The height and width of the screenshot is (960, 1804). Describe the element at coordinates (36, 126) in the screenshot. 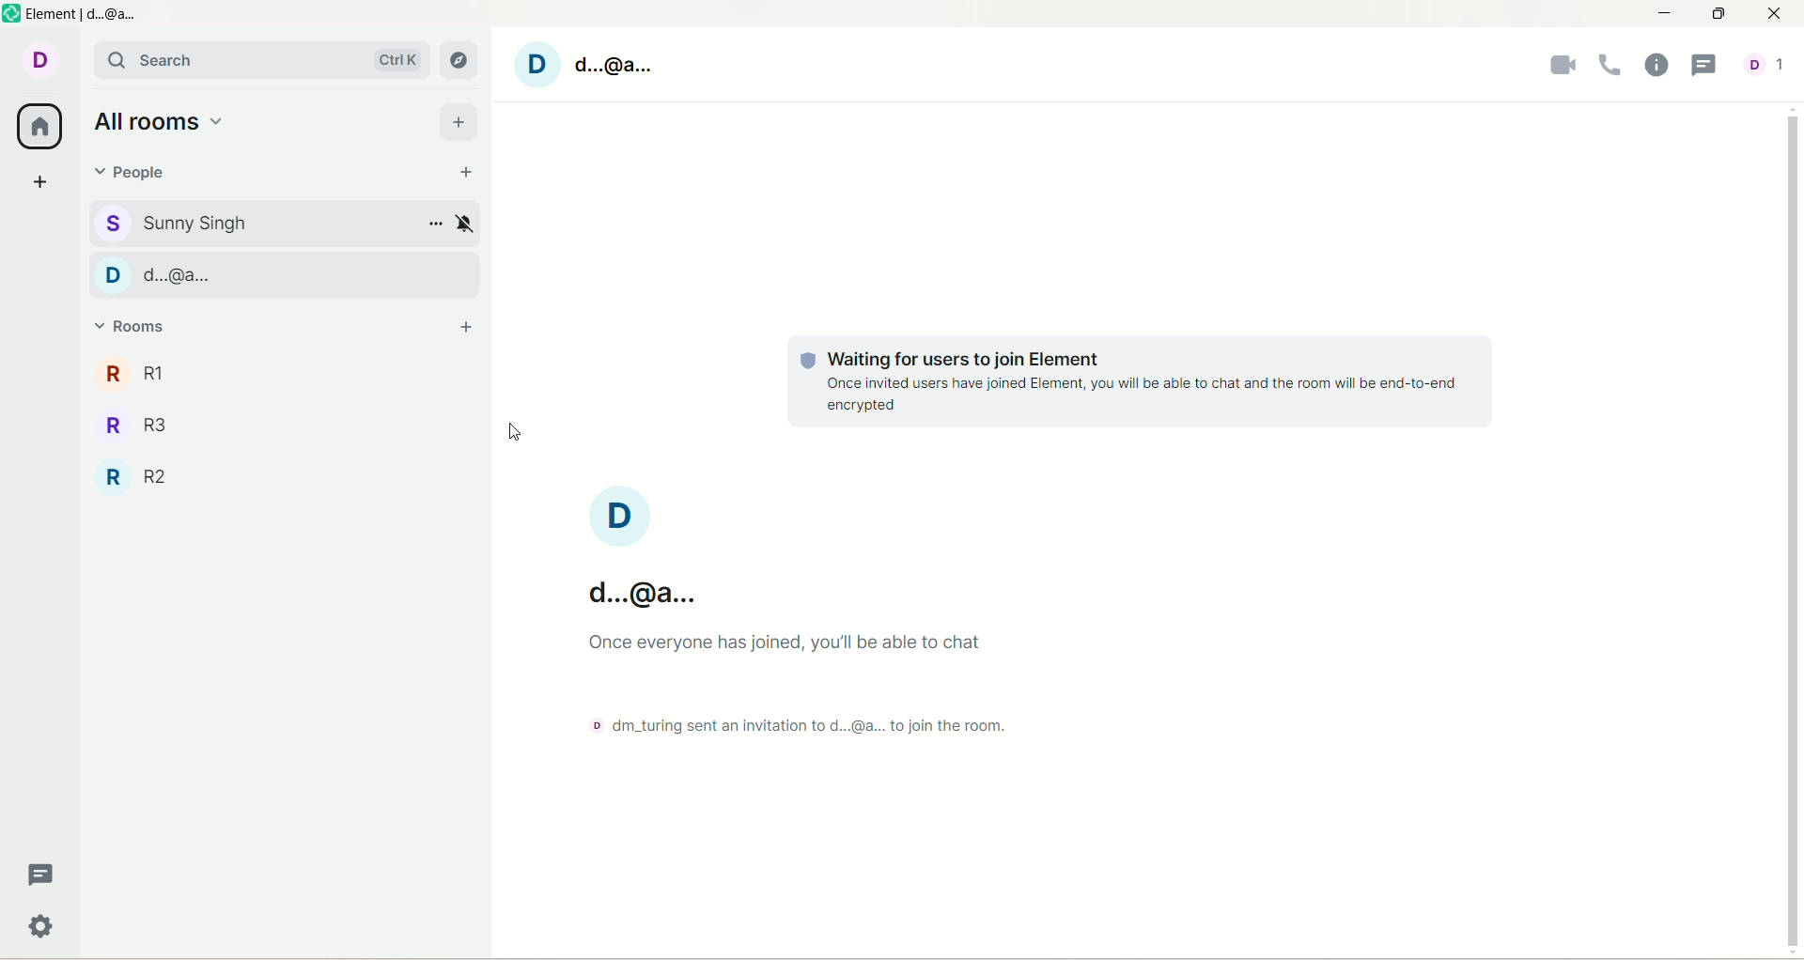

I see `all rooms` at that location.